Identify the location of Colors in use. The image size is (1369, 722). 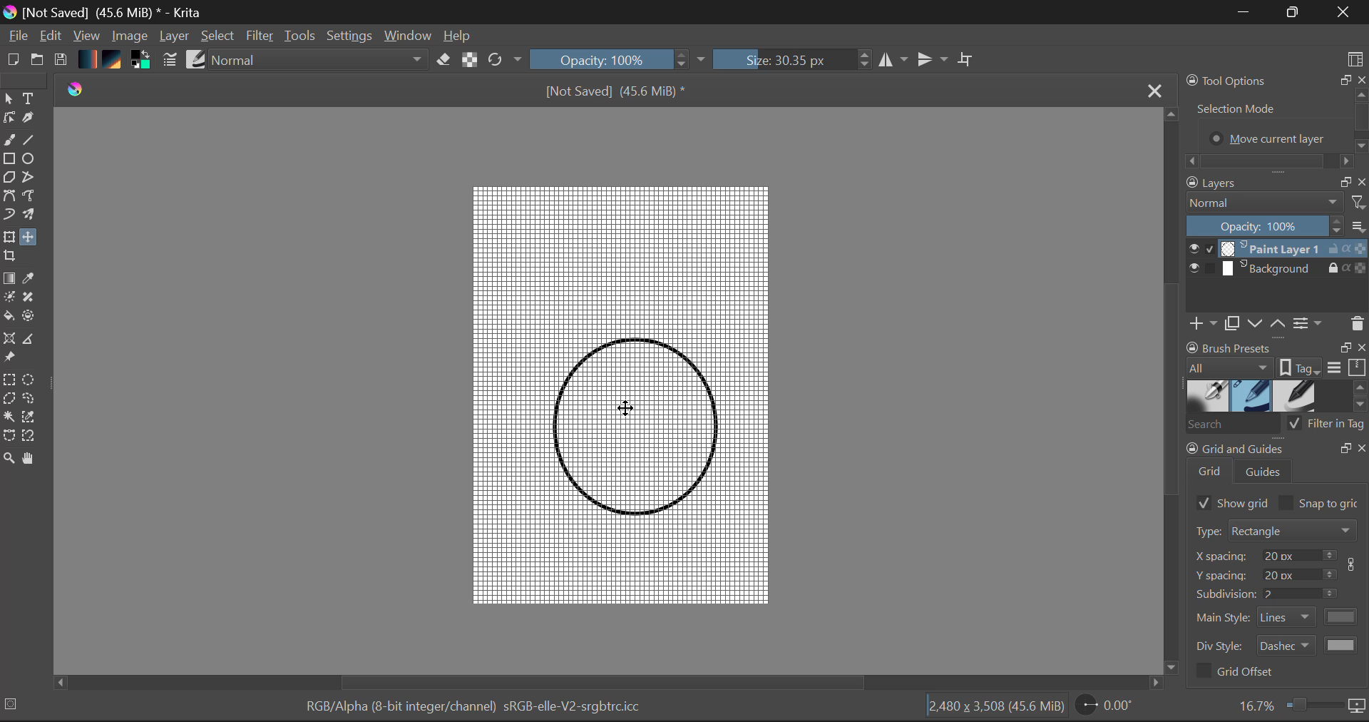
(144, 62).